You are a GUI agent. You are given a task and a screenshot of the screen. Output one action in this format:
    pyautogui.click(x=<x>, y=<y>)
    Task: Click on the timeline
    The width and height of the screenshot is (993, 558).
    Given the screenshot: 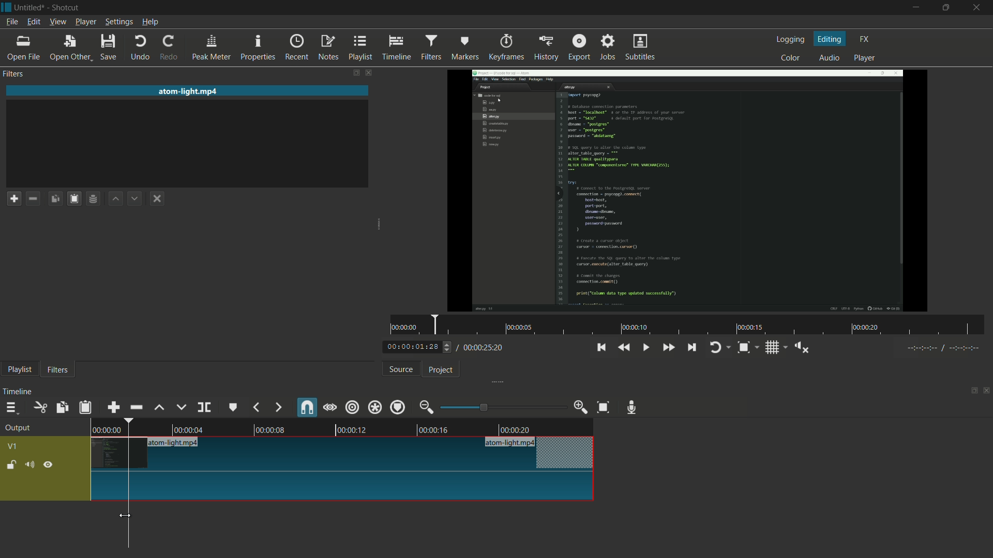 What is the action you would take?
    pyautogui.click(x=398, y=48)
    